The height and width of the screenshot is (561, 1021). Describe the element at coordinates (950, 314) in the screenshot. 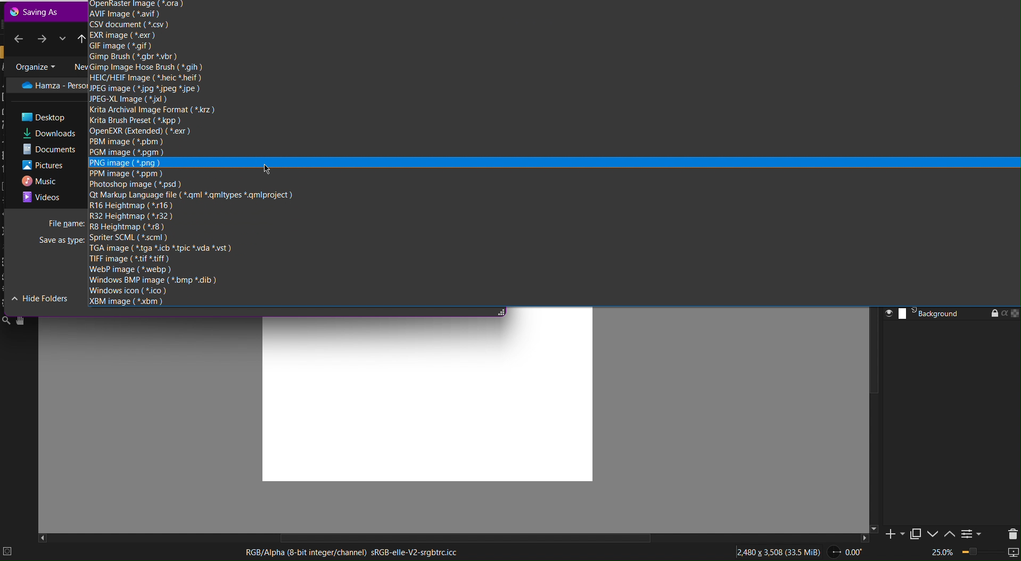

I see `background` at that location.